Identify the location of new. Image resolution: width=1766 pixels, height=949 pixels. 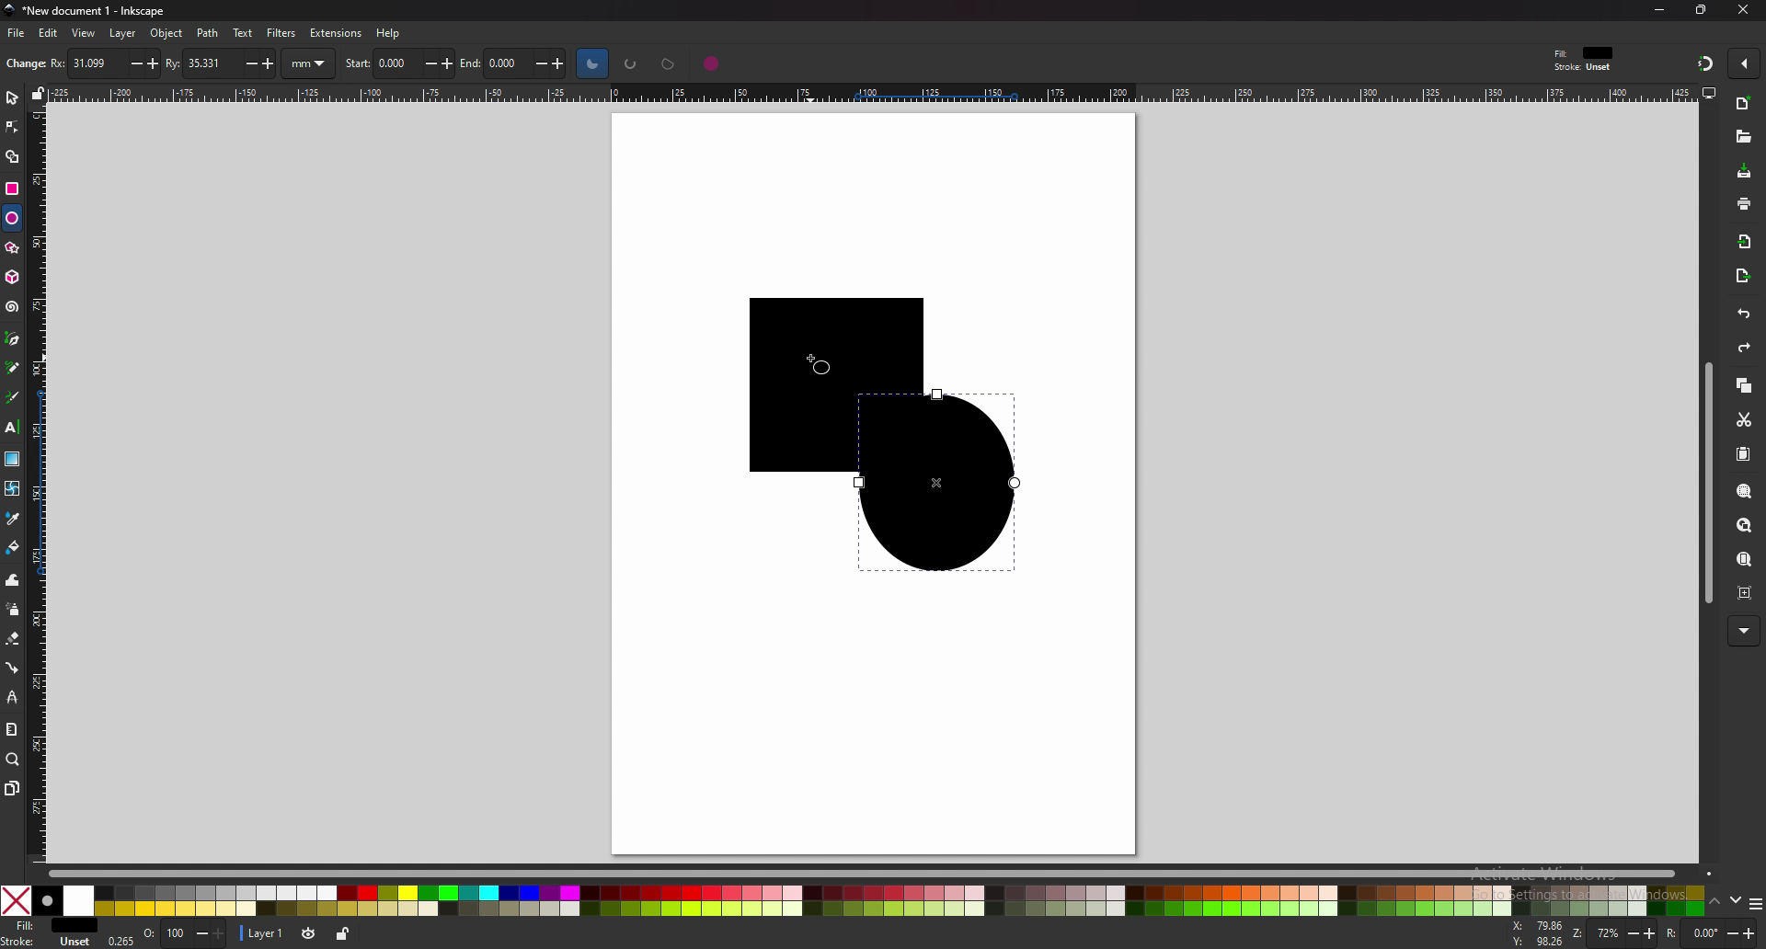
(1742, 103).